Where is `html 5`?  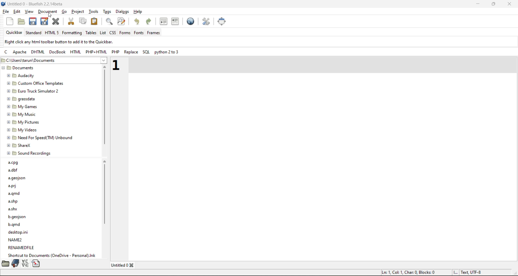 html 5 is located at coordinates (52, 32).